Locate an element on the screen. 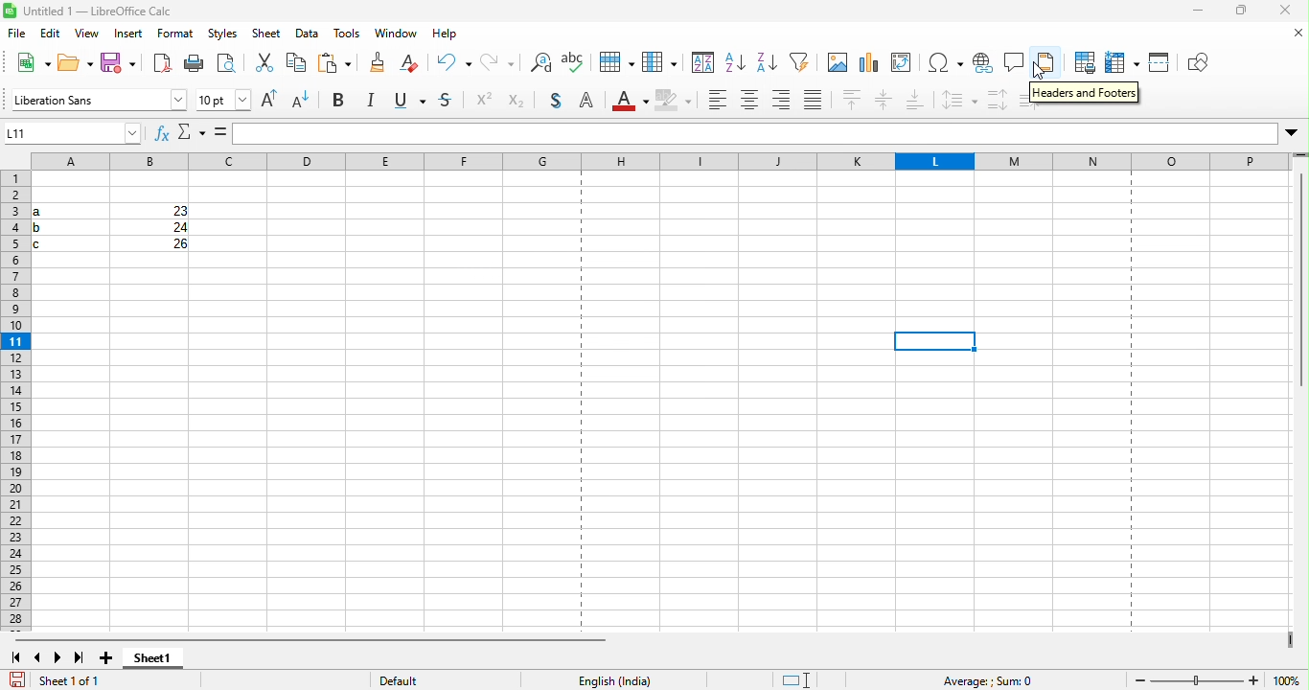 This screenshot has width=1309, height=690. window is located at coordinates (392, 36).